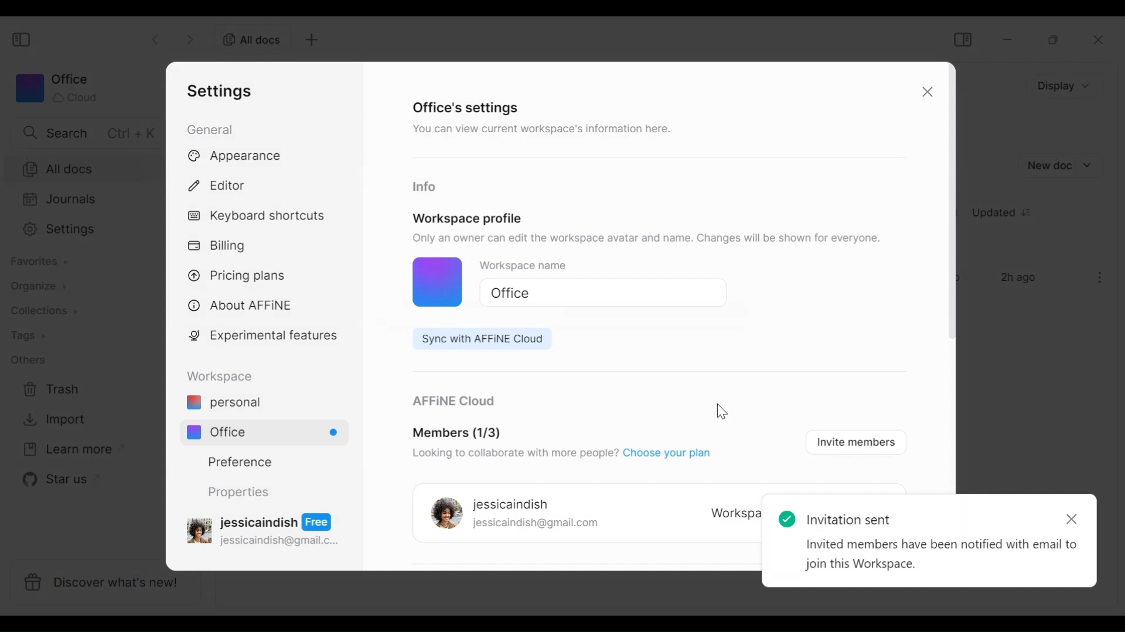 This screenshot has width=1125, height=632. I want to click on All documents, so click(248, 39).